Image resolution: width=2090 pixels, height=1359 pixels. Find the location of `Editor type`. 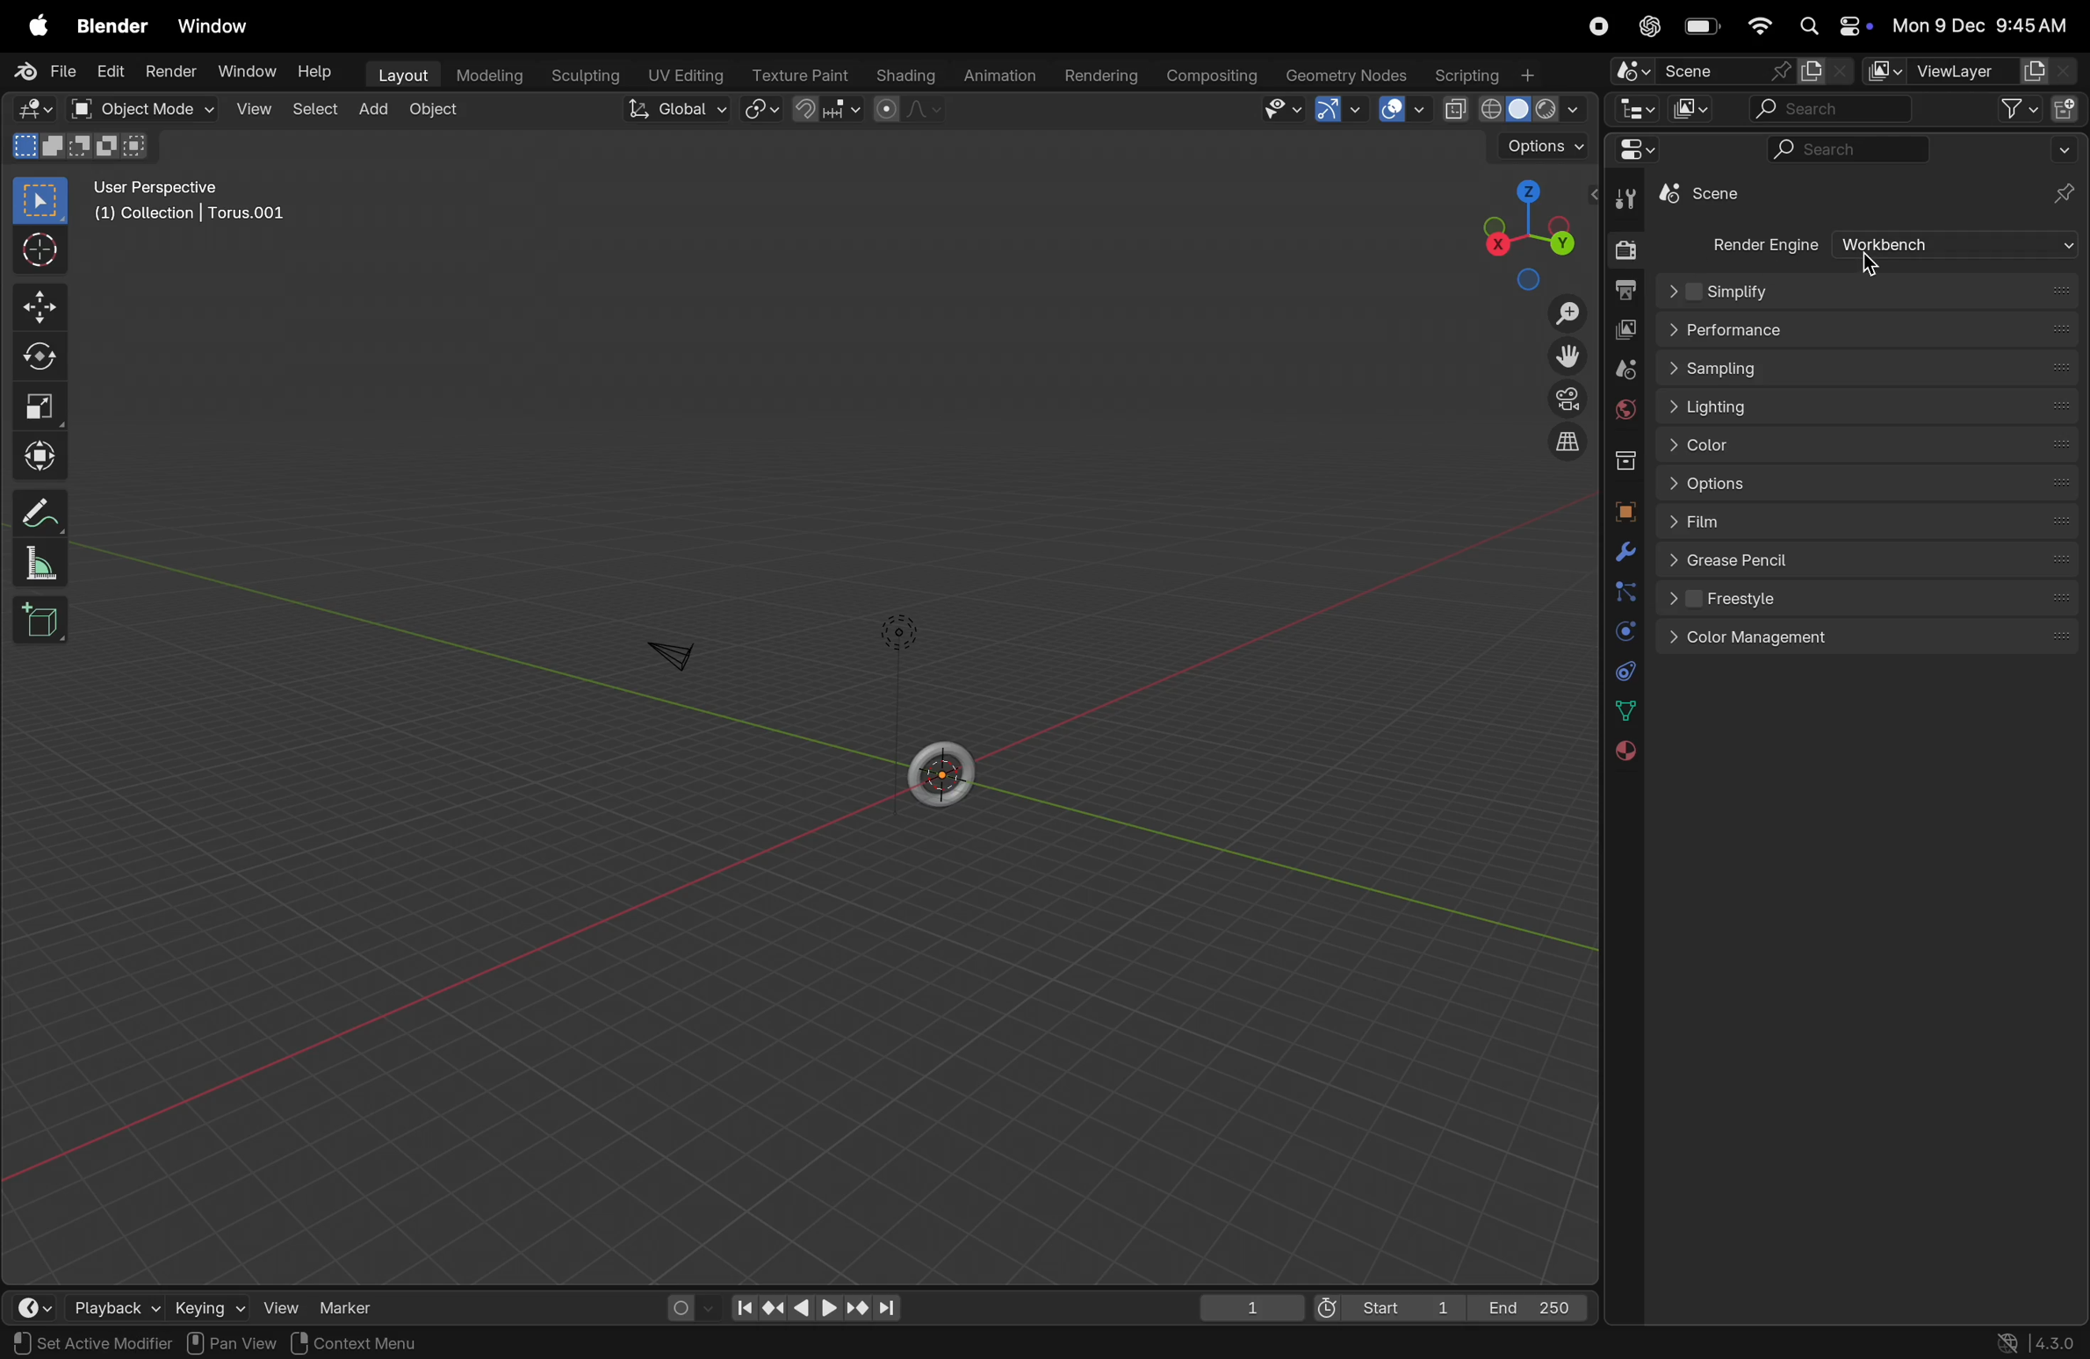

Editor type is located at coordinates (1633, 111).